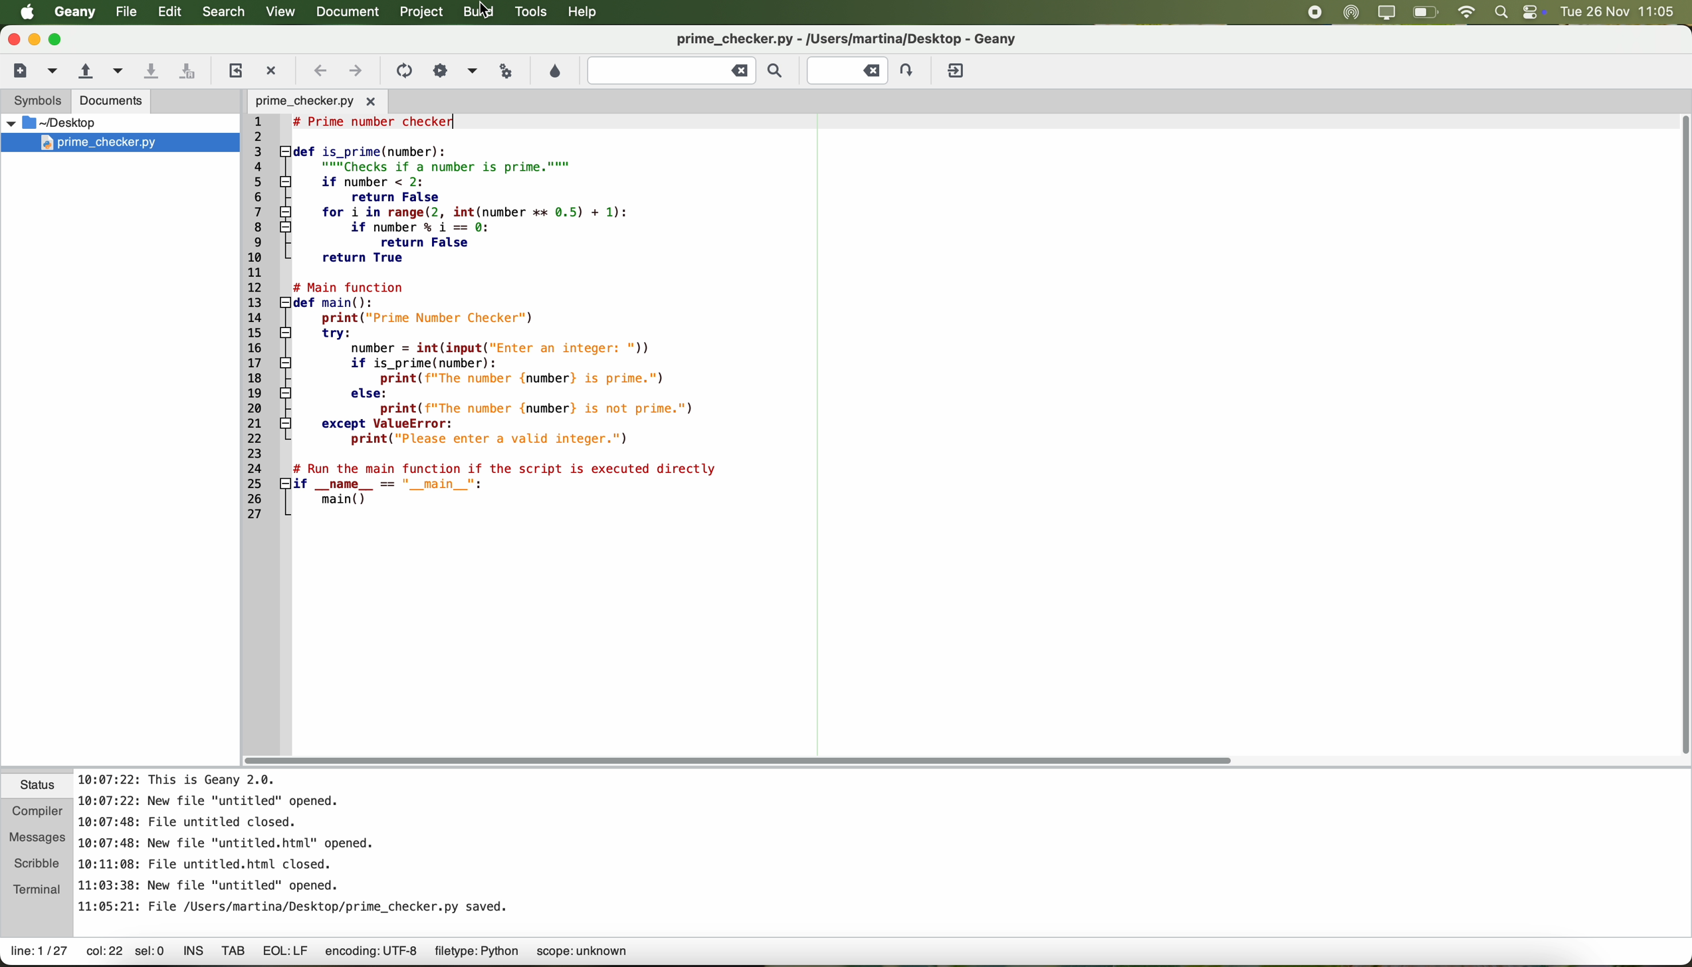 The height and width of the screenshot is (967, 1692). What do you see at coordinates (274, 68) in the screenshot?
I see `close the current file` at bounding box center [274, 68].